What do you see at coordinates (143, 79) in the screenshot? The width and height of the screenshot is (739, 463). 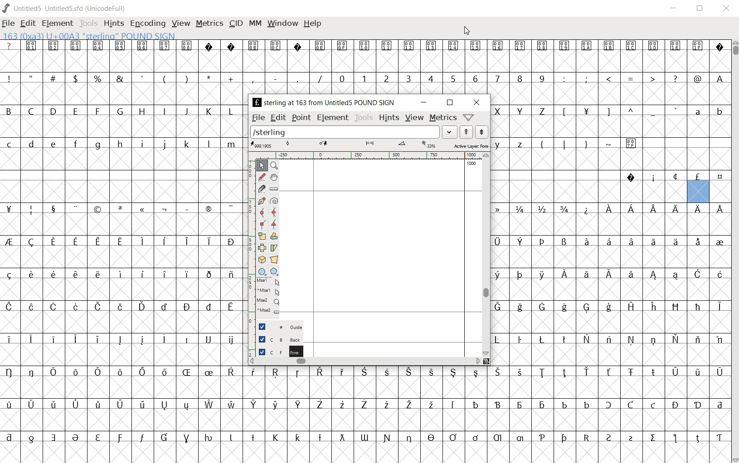 I see `'` at bounding box center [143, 79].